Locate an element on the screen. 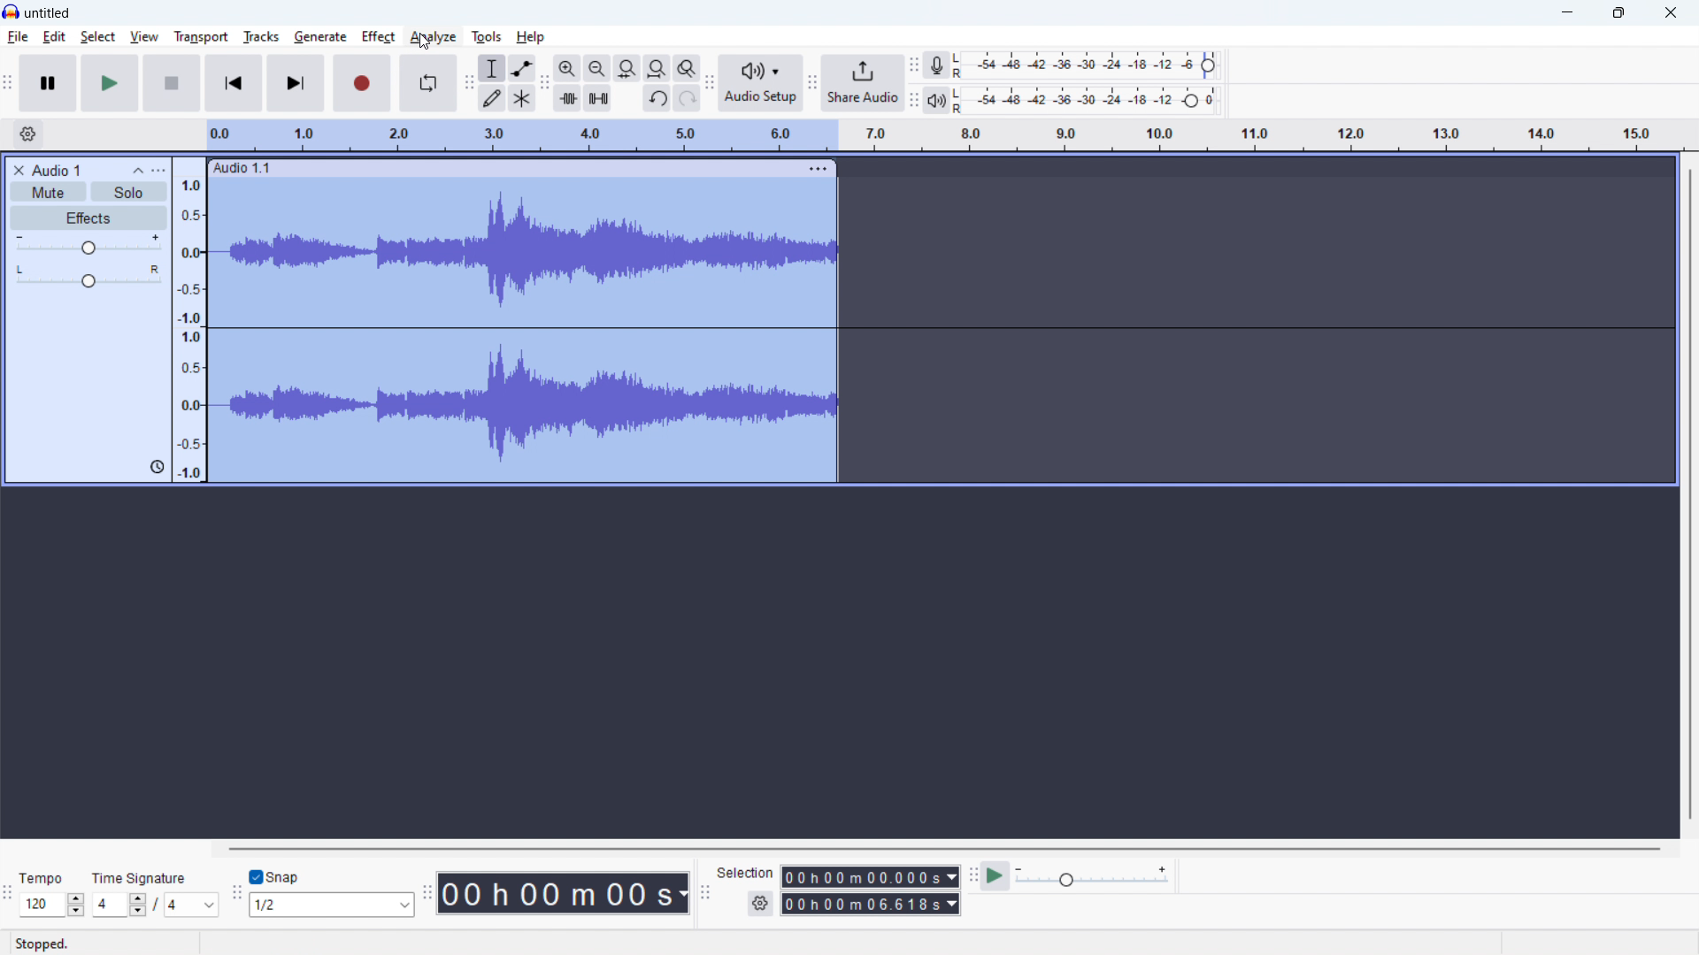 The image size is (1699, 955). time toolbar is located at coordinates (427, 898).